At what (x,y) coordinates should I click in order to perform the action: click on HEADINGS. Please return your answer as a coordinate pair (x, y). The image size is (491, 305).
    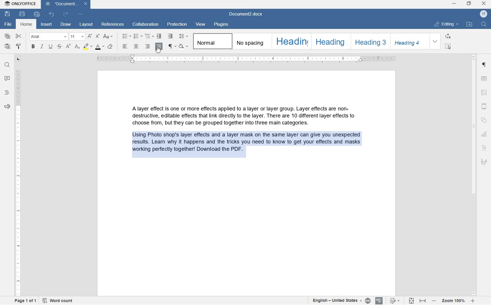
    Looking at the image, I should click on (7, 93).